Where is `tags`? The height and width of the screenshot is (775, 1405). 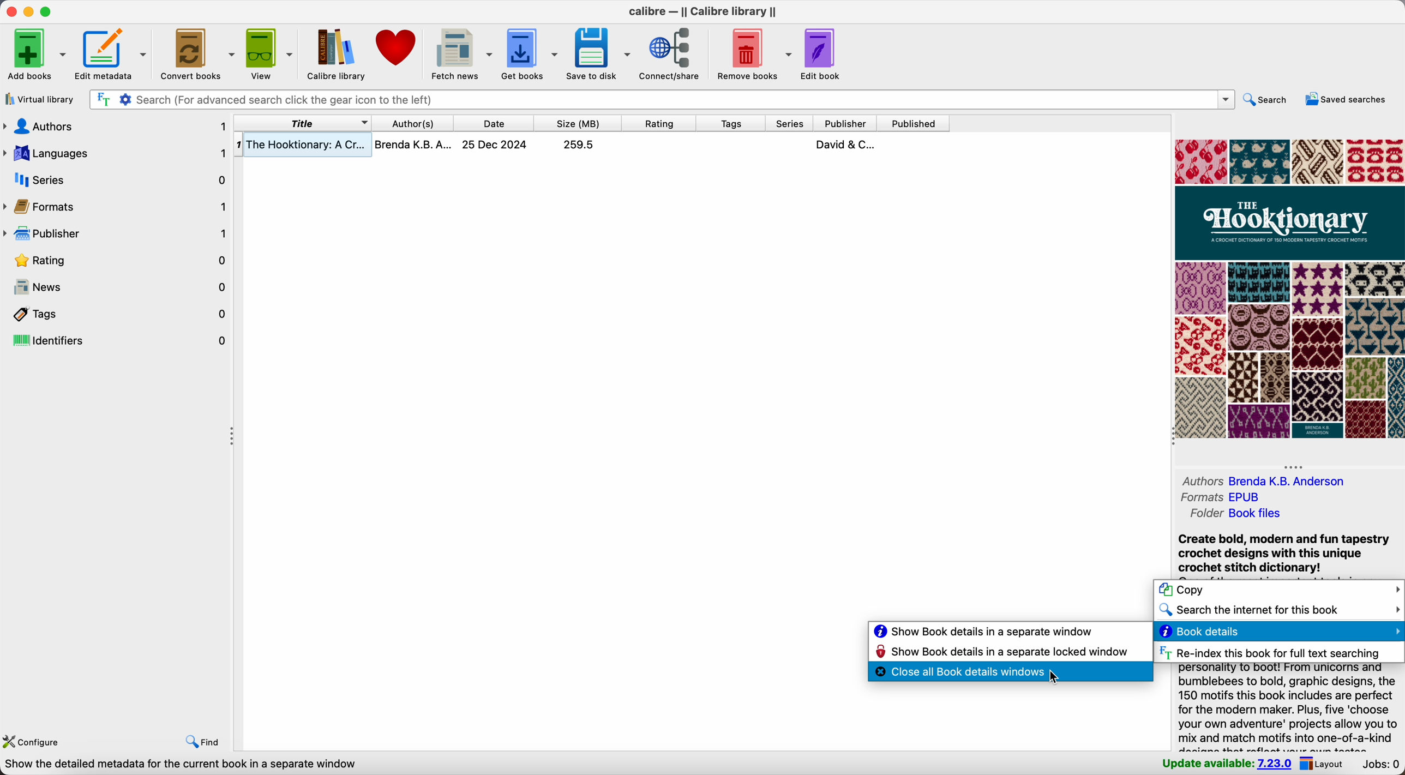
tags is located at coordinates (729, 123).